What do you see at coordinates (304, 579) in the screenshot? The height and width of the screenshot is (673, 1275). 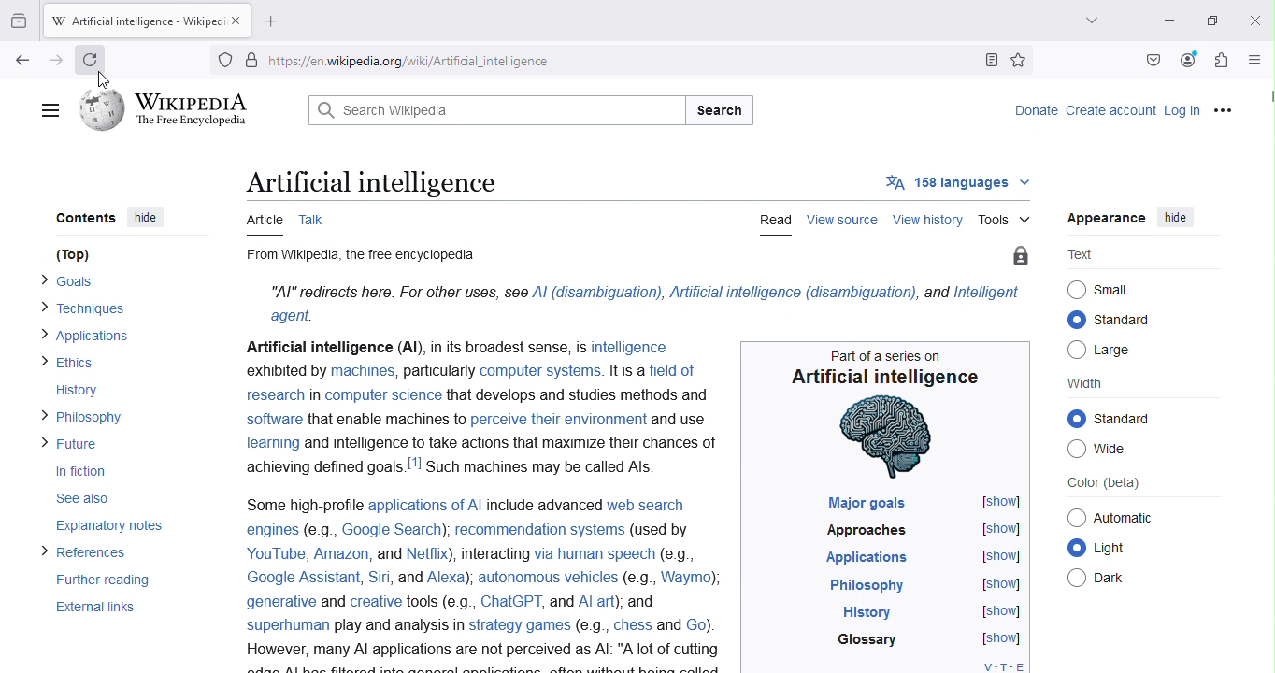 I see `Google Assistant` at bounding box center [304, 579].